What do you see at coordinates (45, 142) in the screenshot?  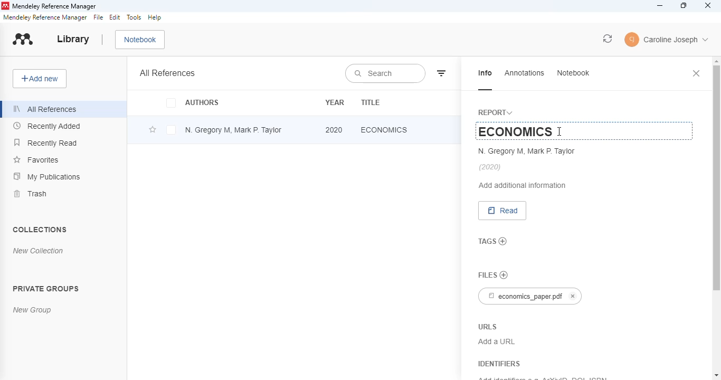 I see `recently read` at bounding box center [45, 142].